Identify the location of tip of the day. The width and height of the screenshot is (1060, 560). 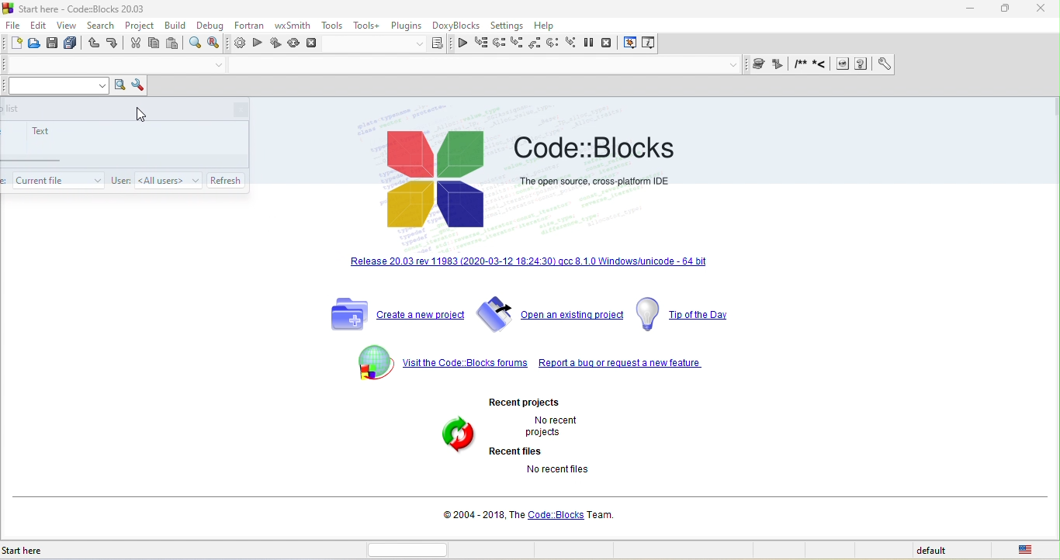
(688, 315).